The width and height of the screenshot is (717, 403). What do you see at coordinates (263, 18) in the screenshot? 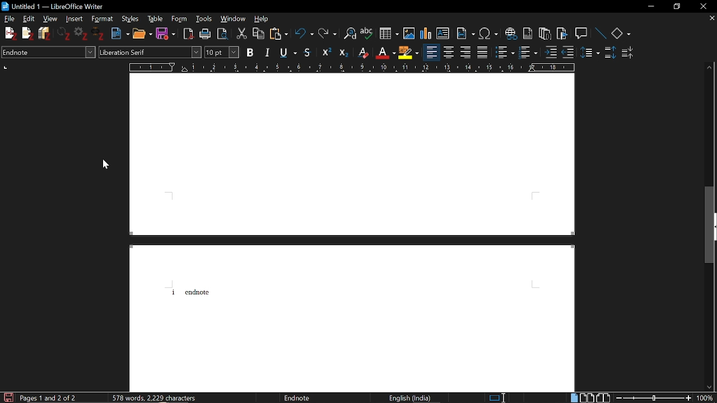
I see `help` at bounding box center [263, 18].